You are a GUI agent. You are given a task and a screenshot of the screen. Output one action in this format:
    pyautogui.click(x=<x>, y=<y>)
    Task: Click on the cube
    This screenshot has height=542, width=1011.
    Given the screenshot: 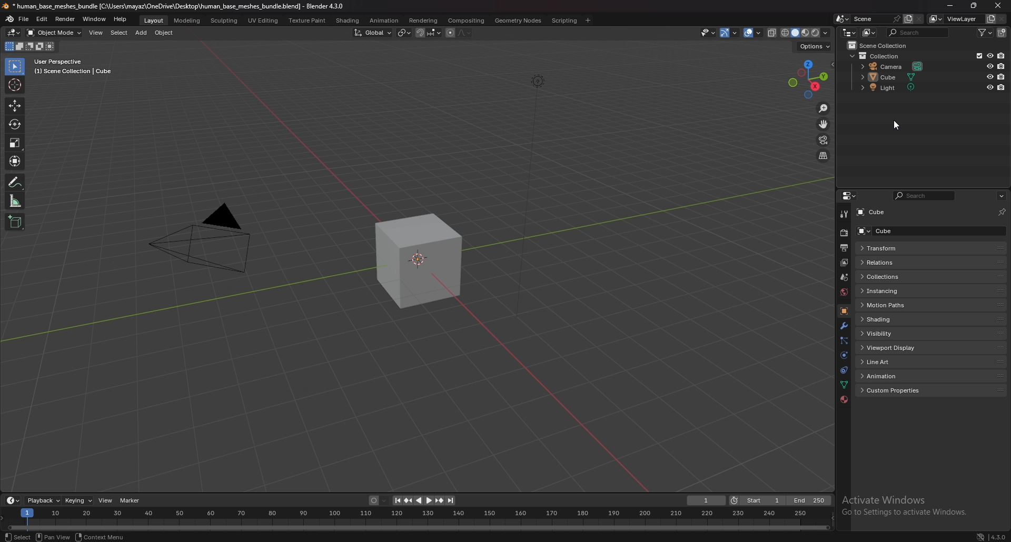 What is the action you would take?
    pyautogui.click(x=874, y=213)
    